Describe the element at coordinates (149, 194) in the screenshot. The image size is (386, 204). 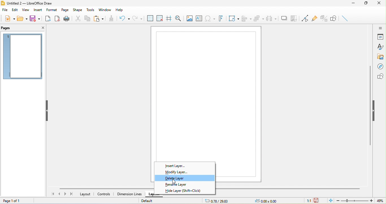
I see `layer` at that location.